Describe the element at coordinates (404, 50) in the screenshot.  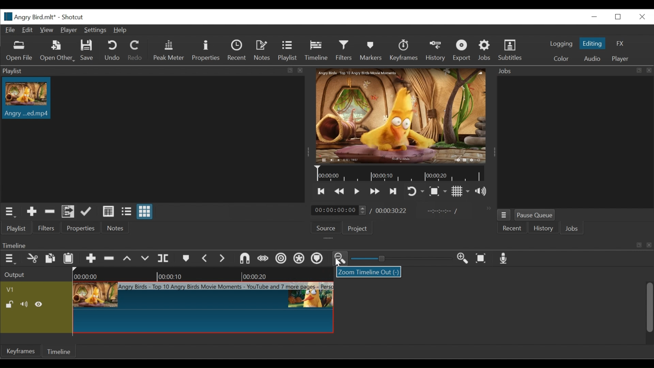
I see `Keyframes` at that location.